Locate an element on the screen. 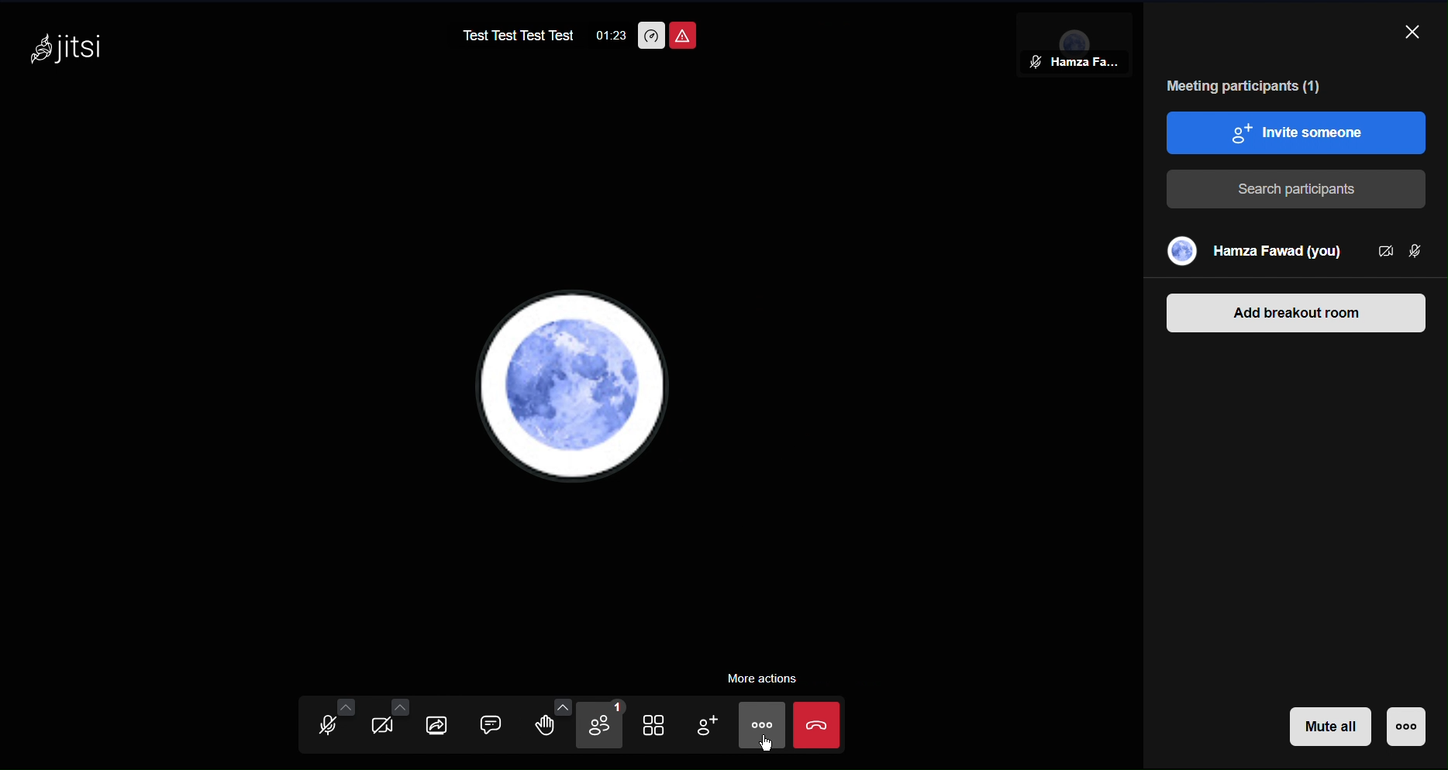 This screenshot has width=1448, height=770. Audio is located at coordinates (329, 724).